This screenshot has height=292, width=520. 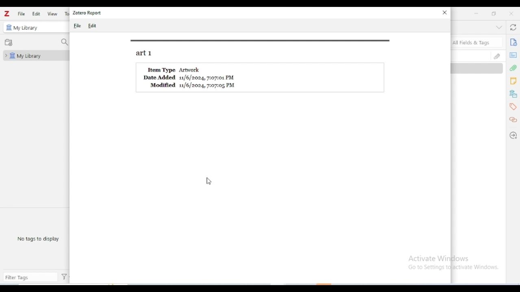 I want to click on notes, so click(x=513, y=81).